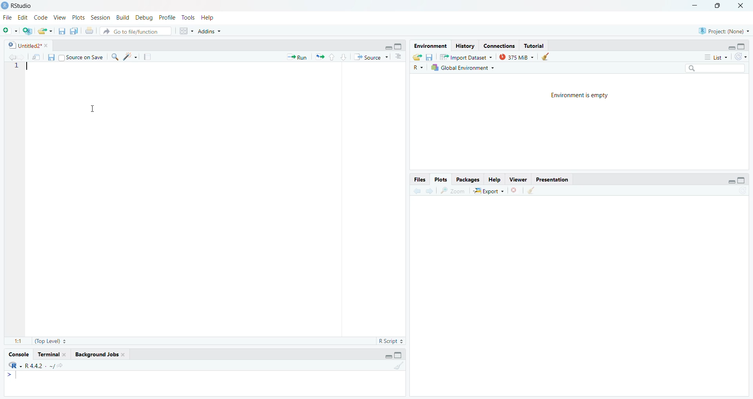 This screenshot has width=753, height=399. Describe the element at coordinates (517, 57) in the screenshot. I see `375MiB ~` at that location.